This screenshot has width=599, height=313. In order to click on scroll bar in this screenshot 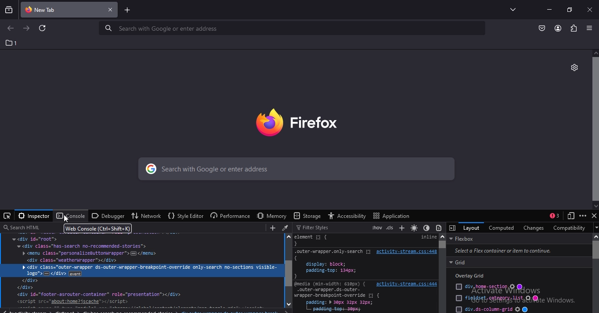, I will do `click(289, 271)`.